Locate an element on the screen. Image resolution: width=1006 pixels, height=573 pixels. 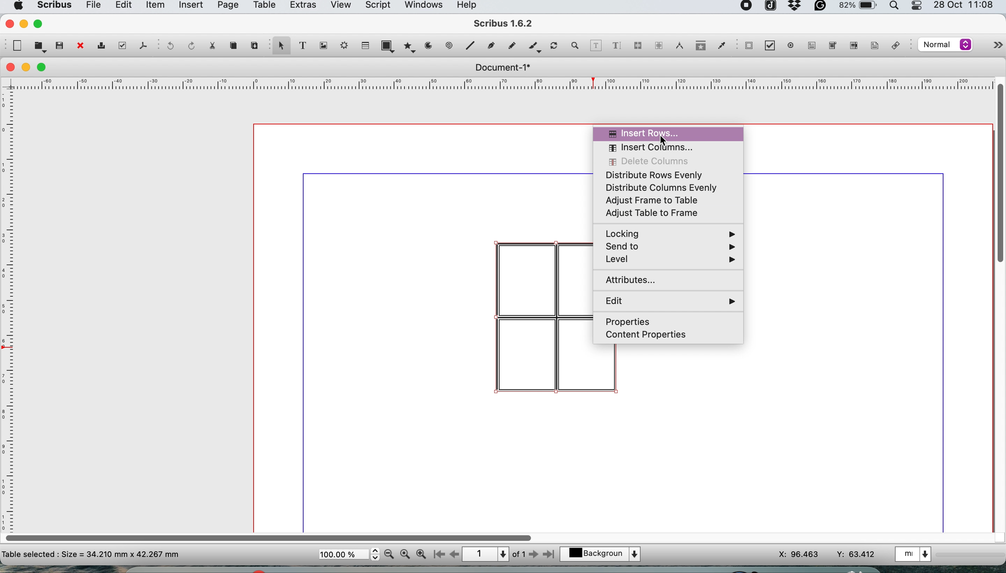
go to last page is located at coordinates (550, 553).